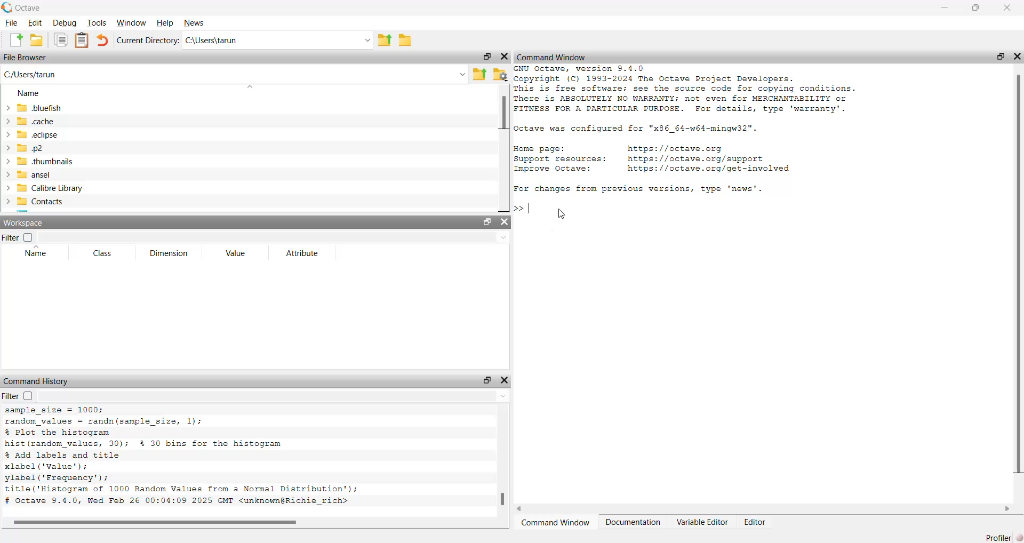 This screenshot has height=543, width=1024. What do you see at coordinates (29, 122) in the screenshot?
I see `.cache` at bounding box center [29, 122].